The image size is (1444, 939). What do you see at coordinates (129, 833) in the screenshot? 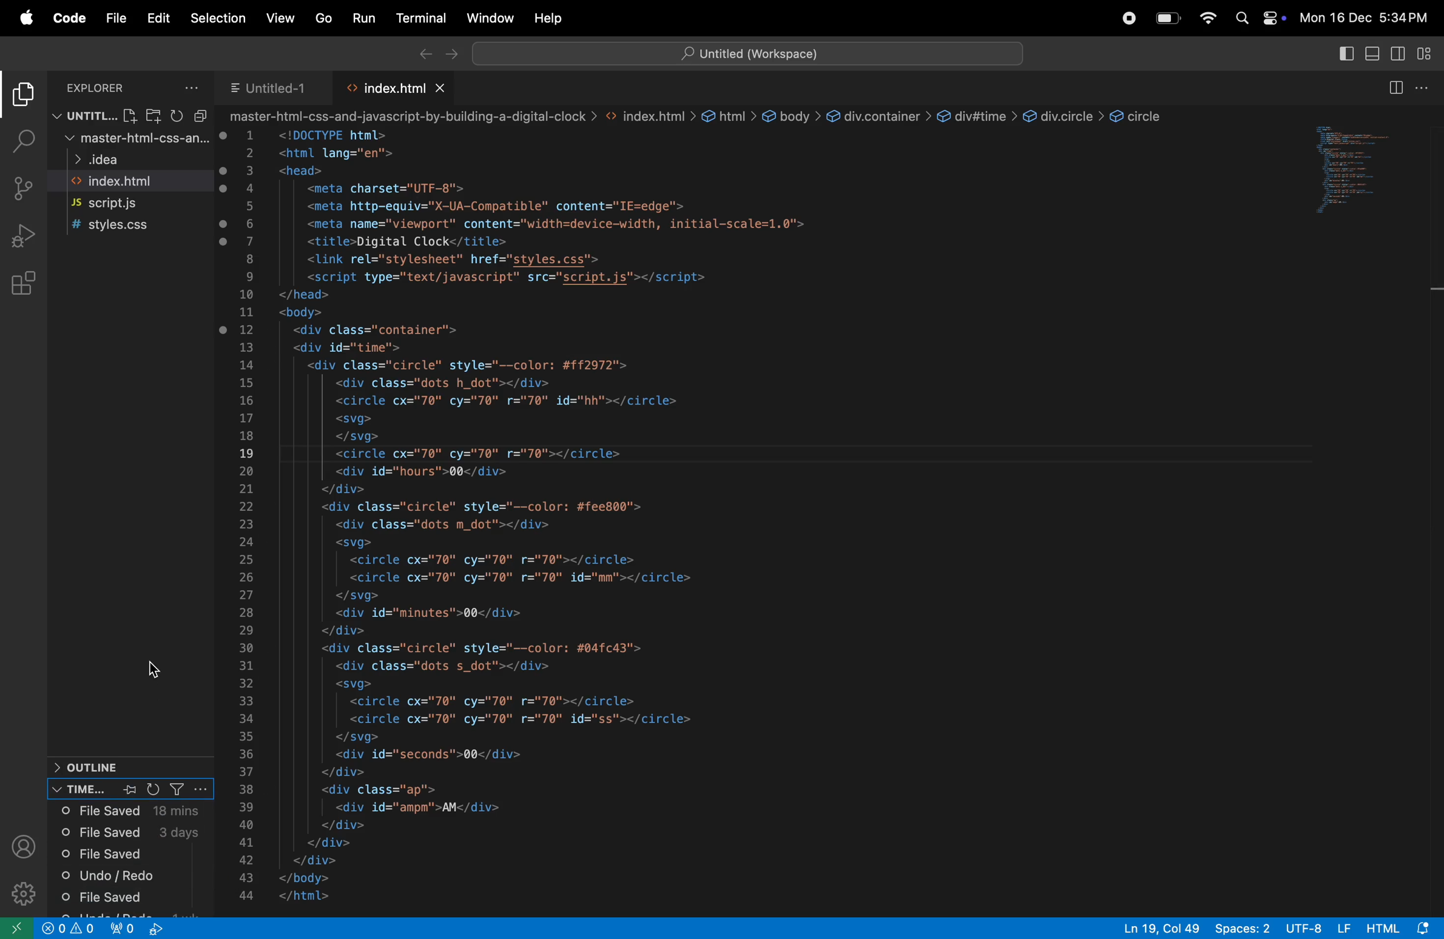
I see `file saved 3 days ago` at bounding box center [129, 833].